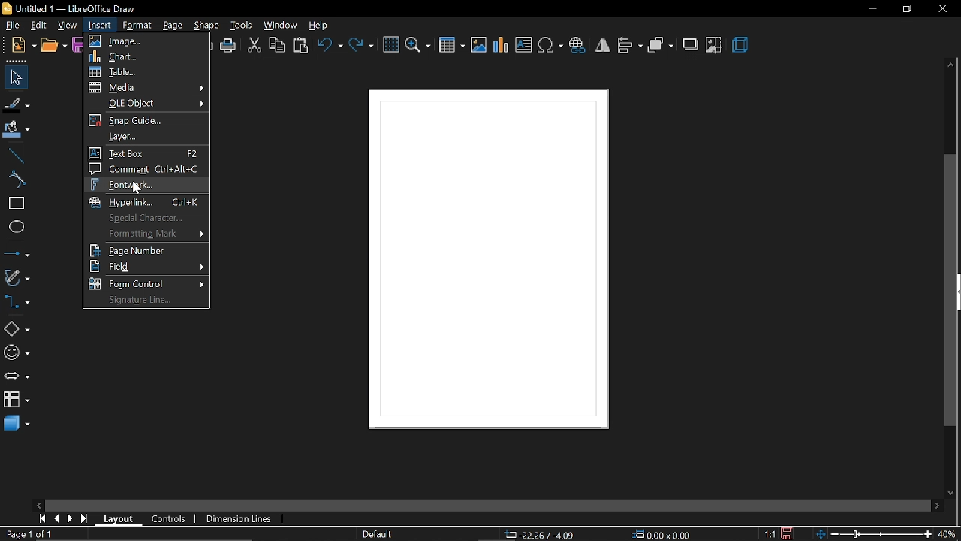 The width and height of the screenshot is (961, 541). Describe the element at coordinates (665, 535) in the screenshot. I see `0.00x0.00` at that location.